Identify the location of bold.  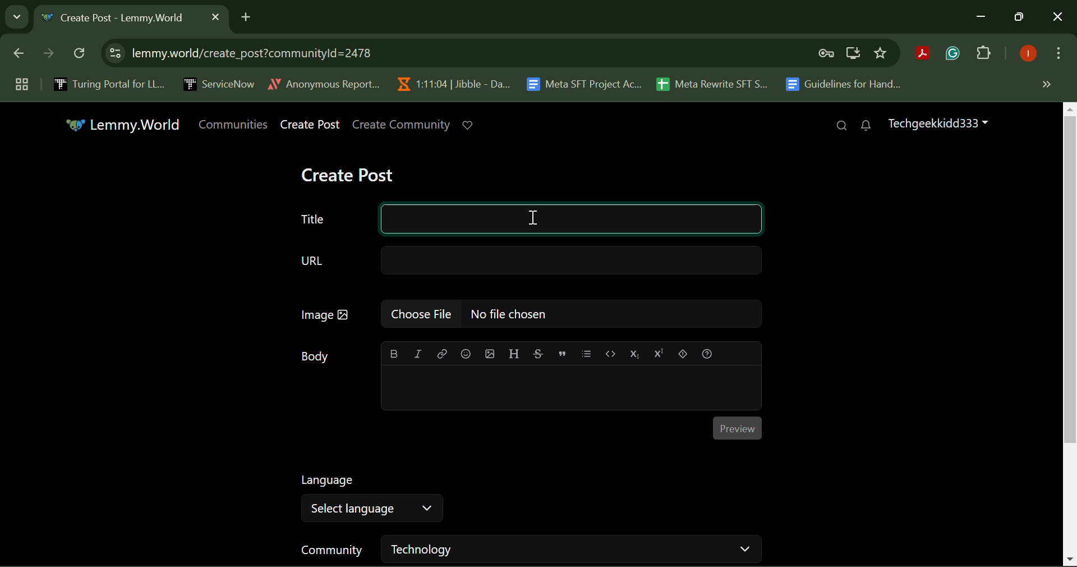
(394, 354).